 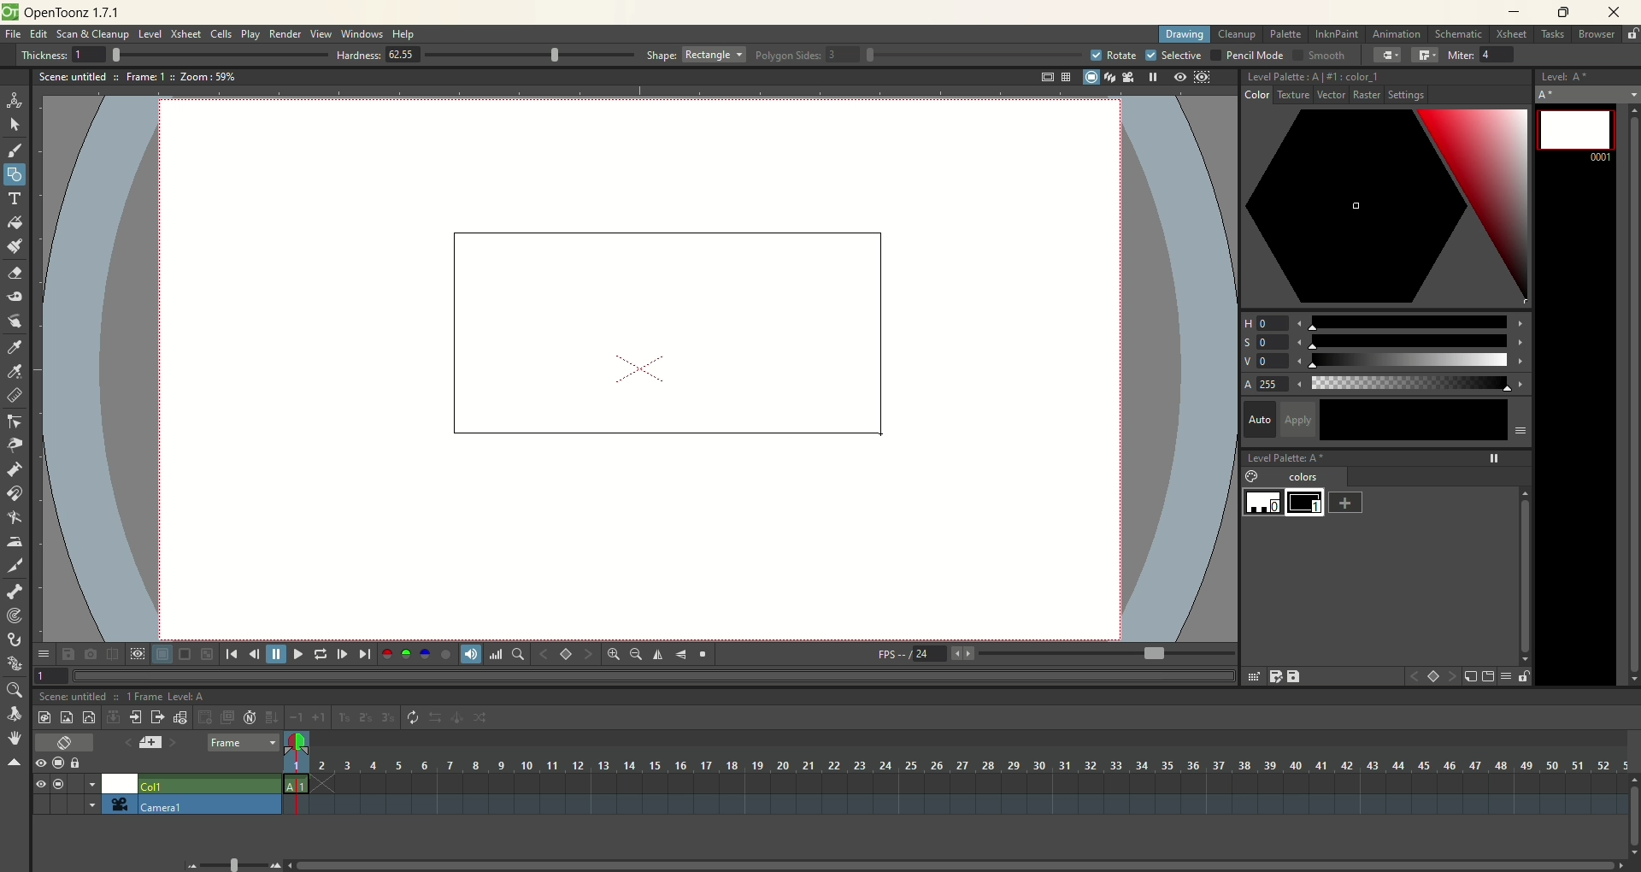 I want to click on paint brush tool, so click(x=15, y=245).